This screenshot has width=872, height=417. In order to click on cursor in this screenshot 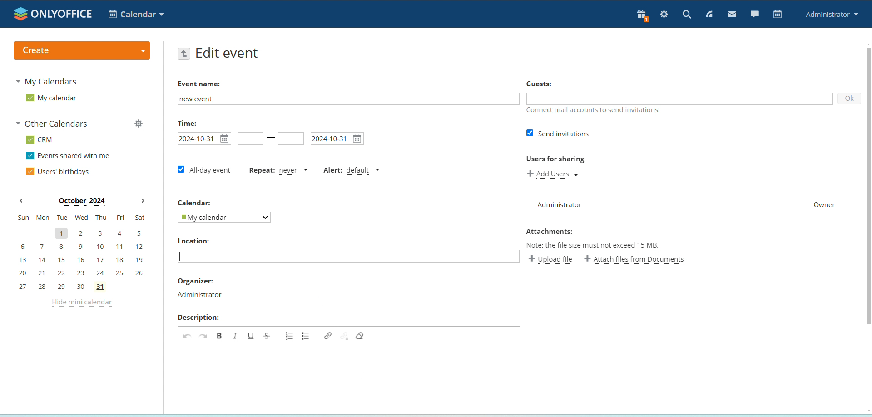, I will do `click(292, 254)`.